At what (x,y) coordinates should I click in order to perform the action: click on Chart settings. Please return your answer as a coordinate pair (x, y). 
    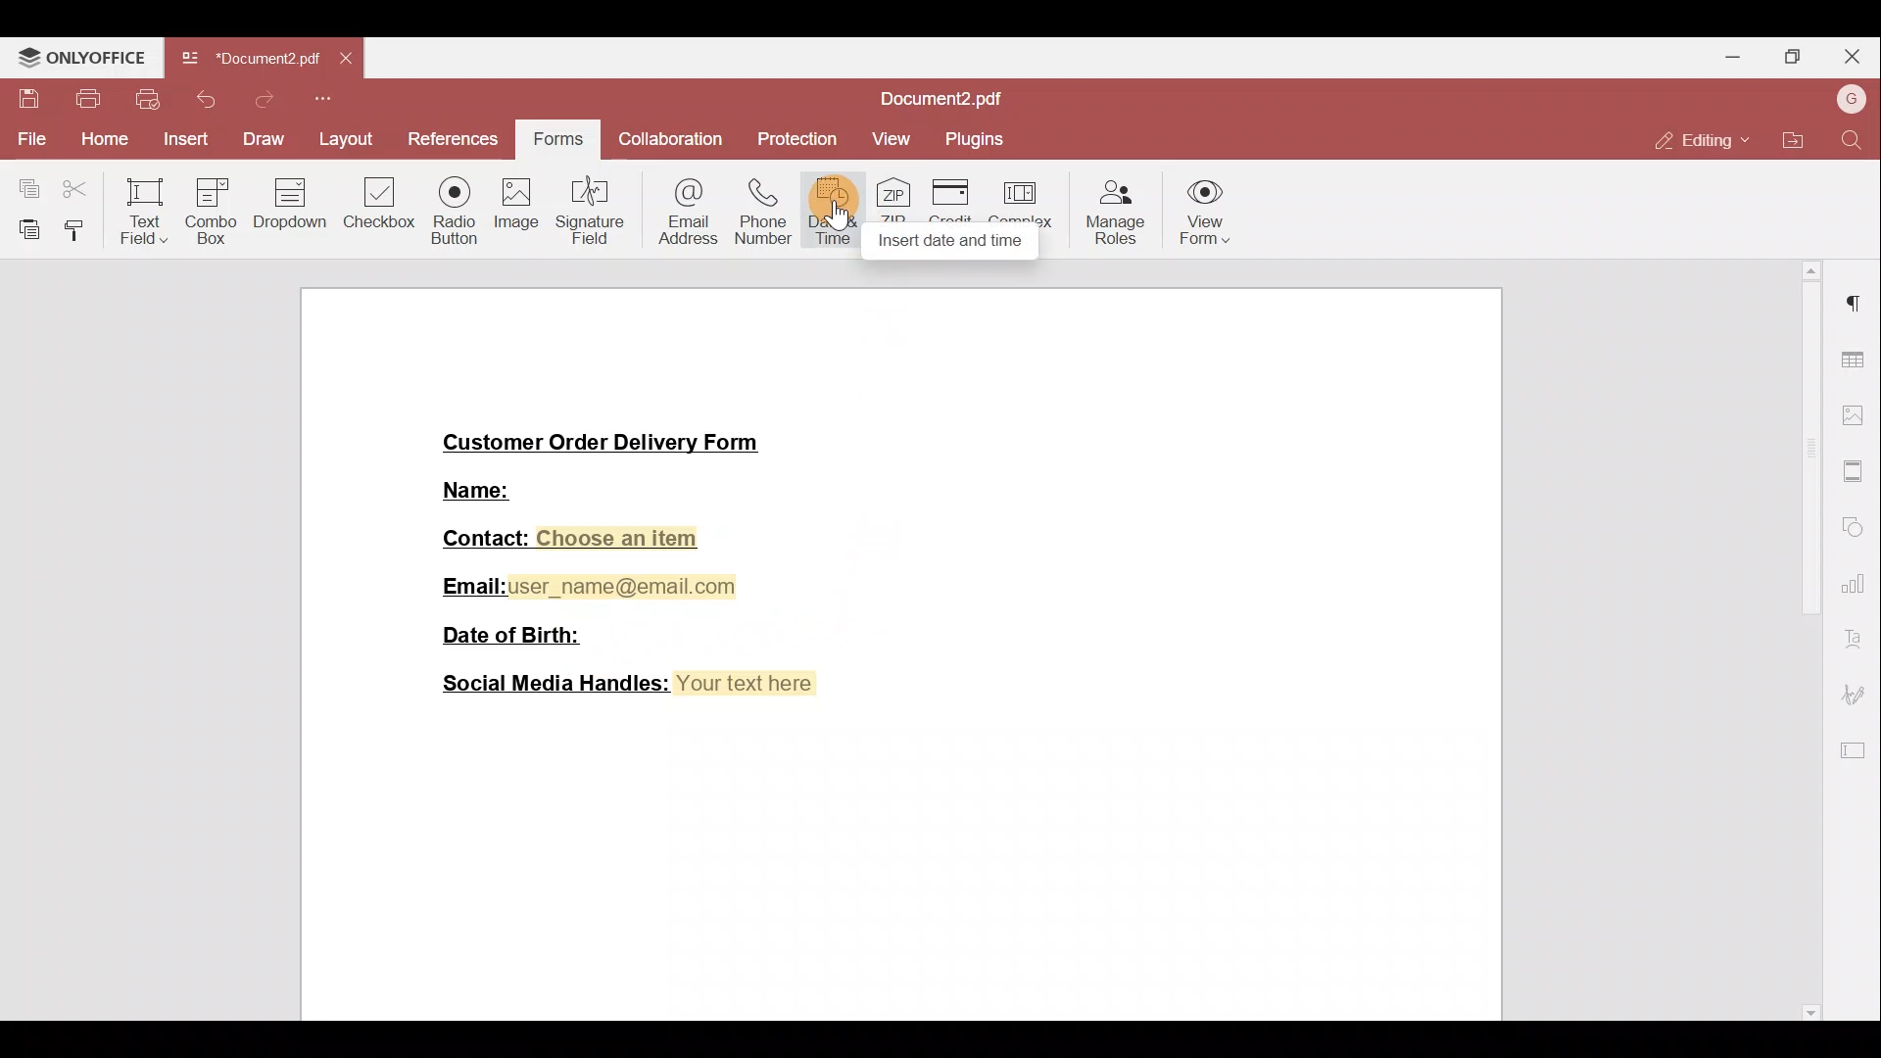
    Looking at the image, I should click on (1857, 591).